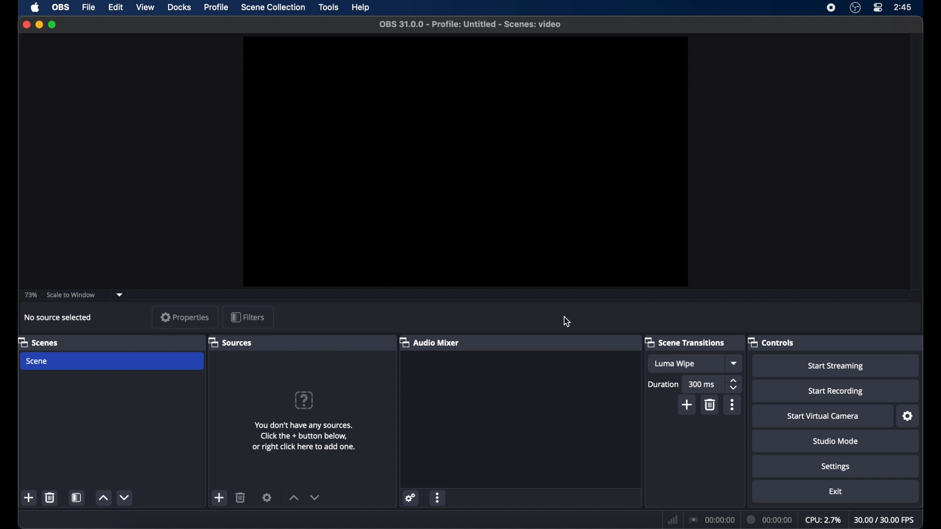 The width and height of the screenshot is (941, 529). Describe the element at coordinates (220, 498) in the screenshot. I see `add` at that location.